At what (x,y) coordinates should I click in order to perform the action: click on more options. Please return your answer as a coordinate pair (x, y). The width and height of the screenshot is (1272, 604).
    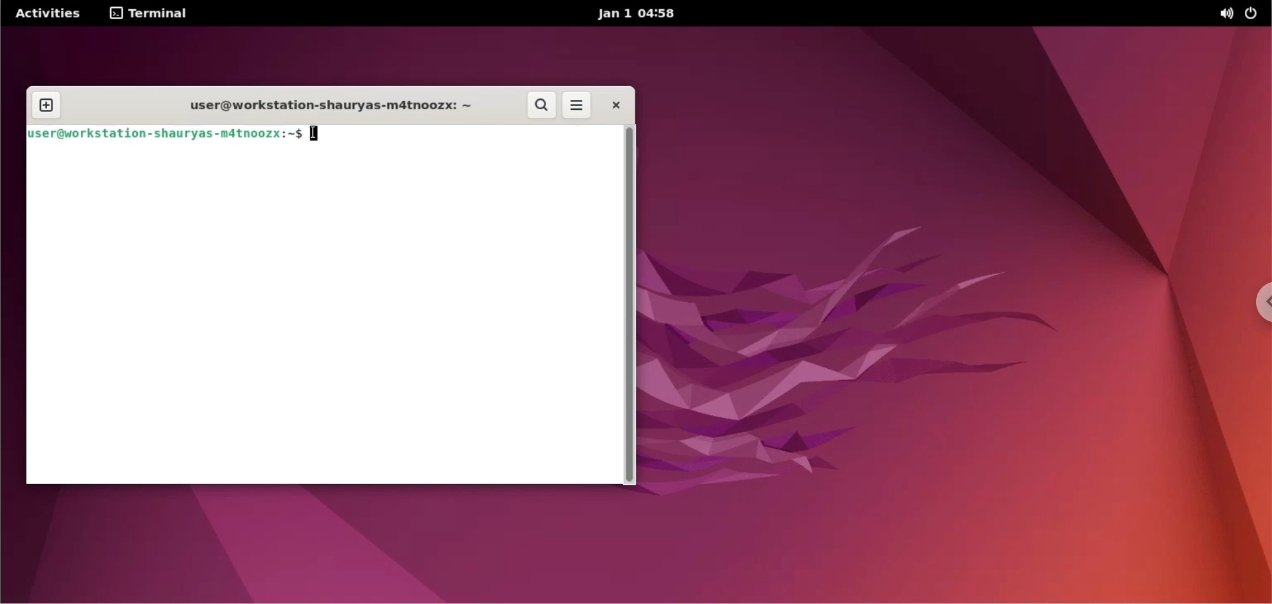
    Looking at the image, I should click on (578, 106).